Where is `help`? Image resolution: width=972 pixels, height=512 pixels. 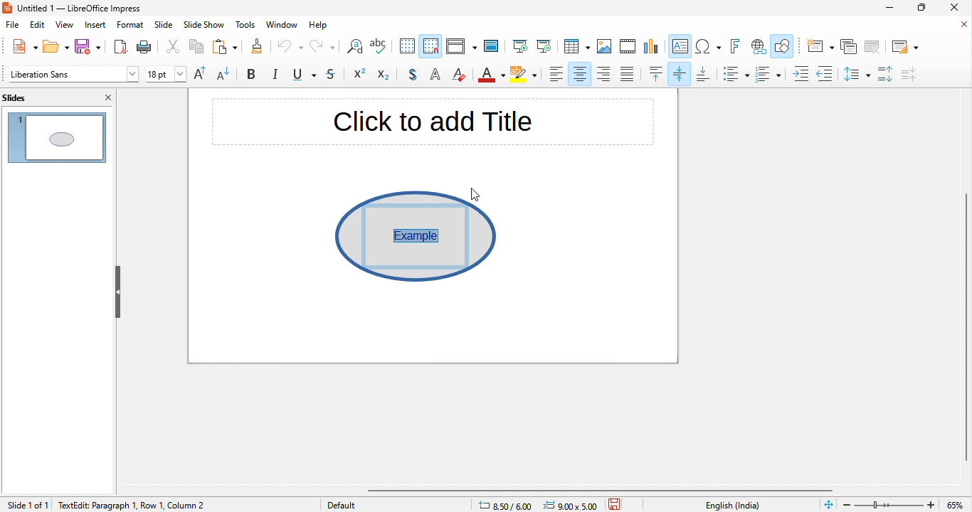 help is located at coordinates (323, 26).